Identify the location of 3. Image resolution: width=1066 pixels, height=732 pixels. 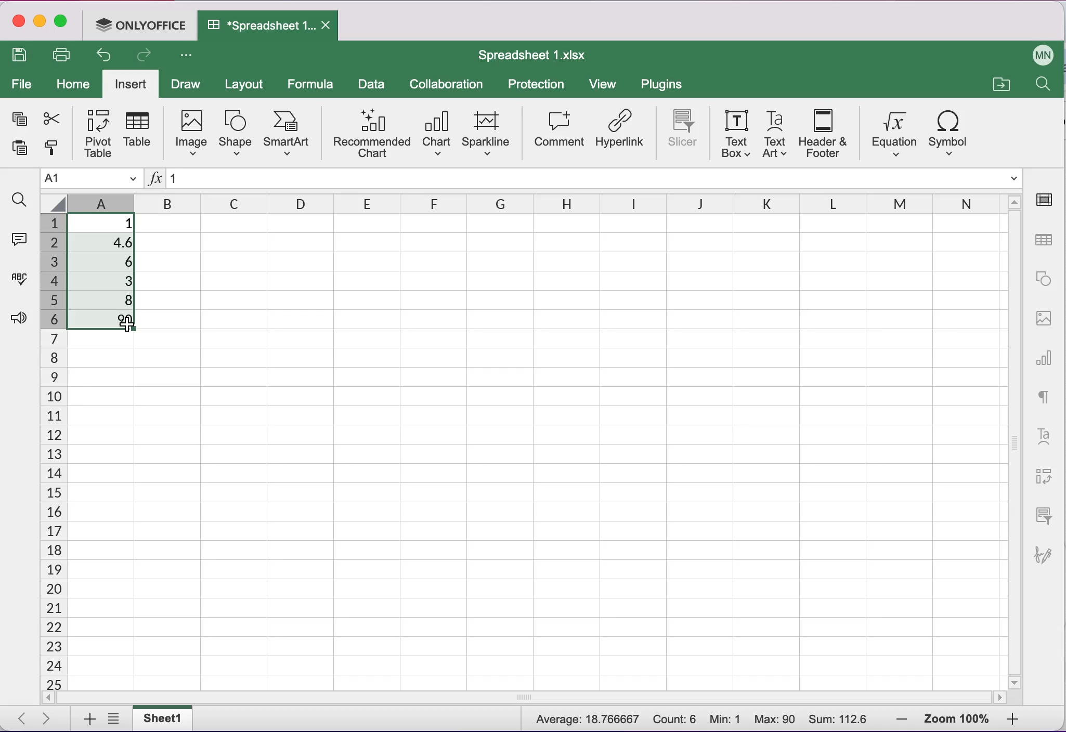
(108, 280).